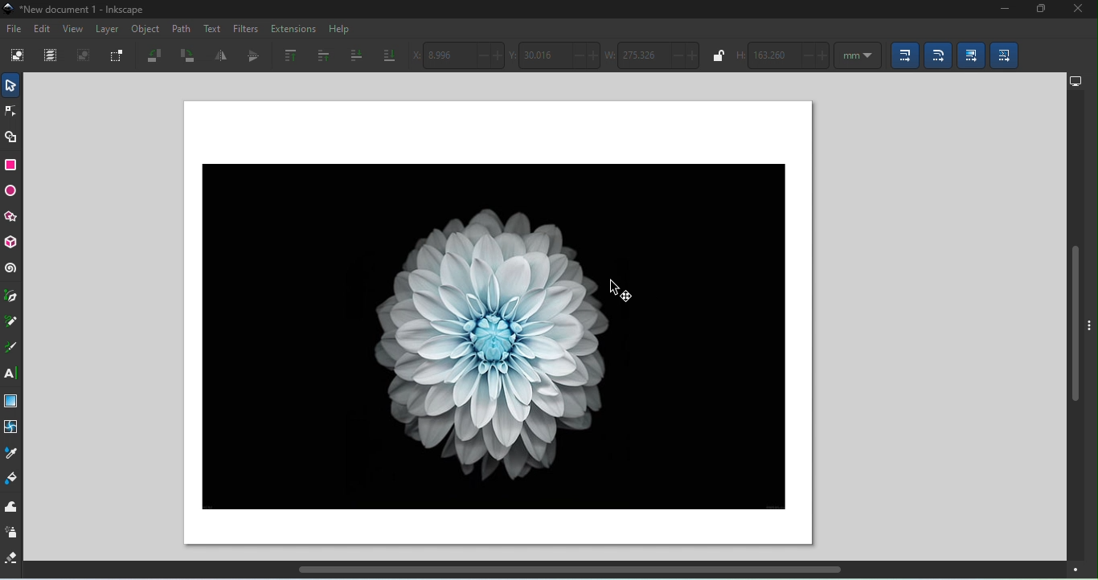 The width and height of the screenshot is (1098, 580). What do you see at coordinates (555, 55) in the screenshot?
I see `Vertical coordinate of the selection` at bounding box center [555, 55].